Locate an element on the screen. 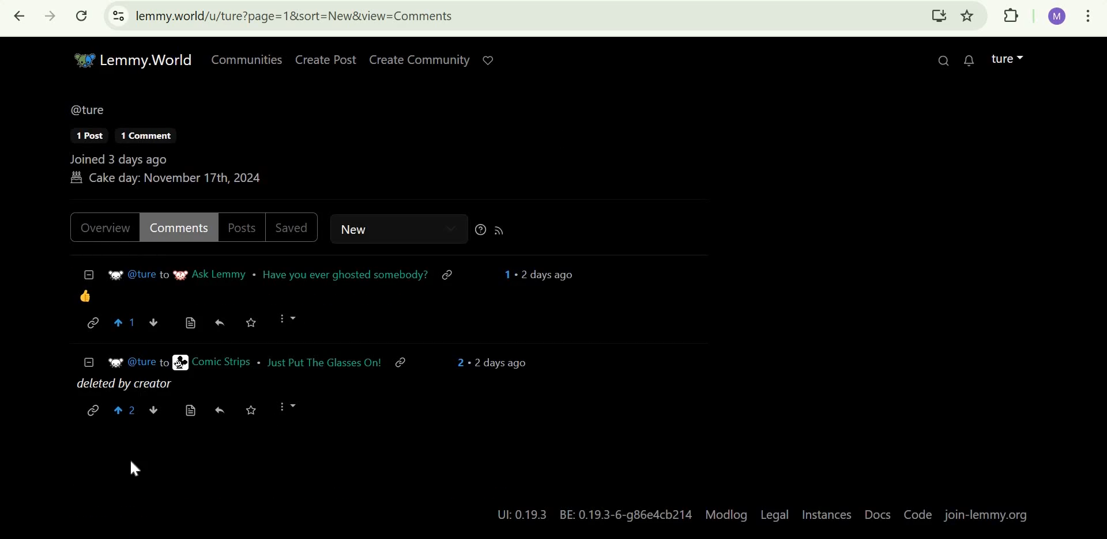  lemmy.world/u/ture?page=18&sort=New&view=Comments is located at coordinates (295, 16).